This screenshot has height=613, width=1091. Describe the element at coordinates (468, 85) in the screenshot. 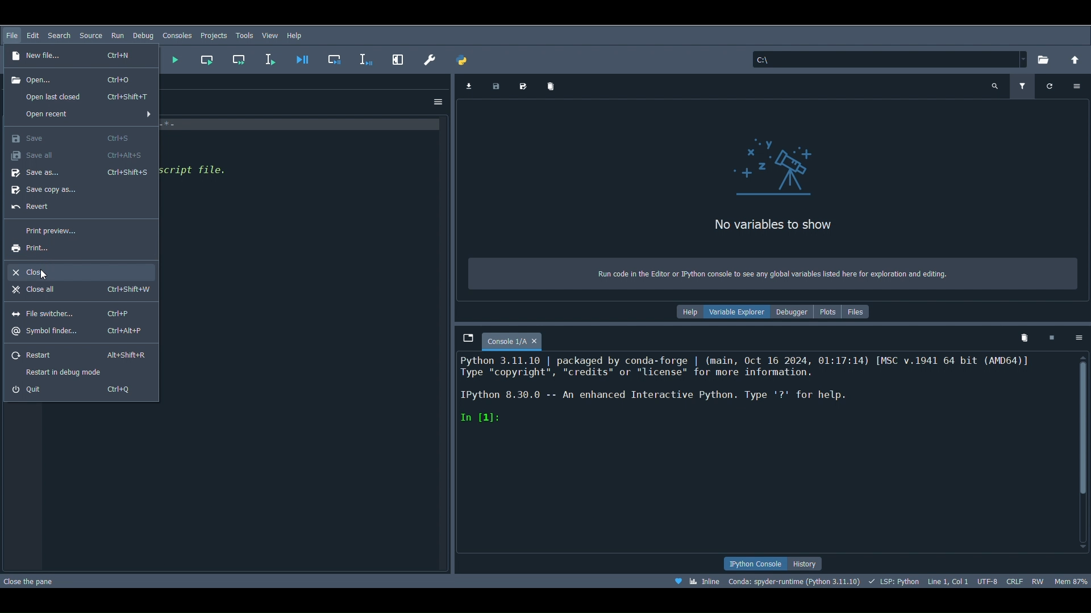

I see `Import data` at that location.